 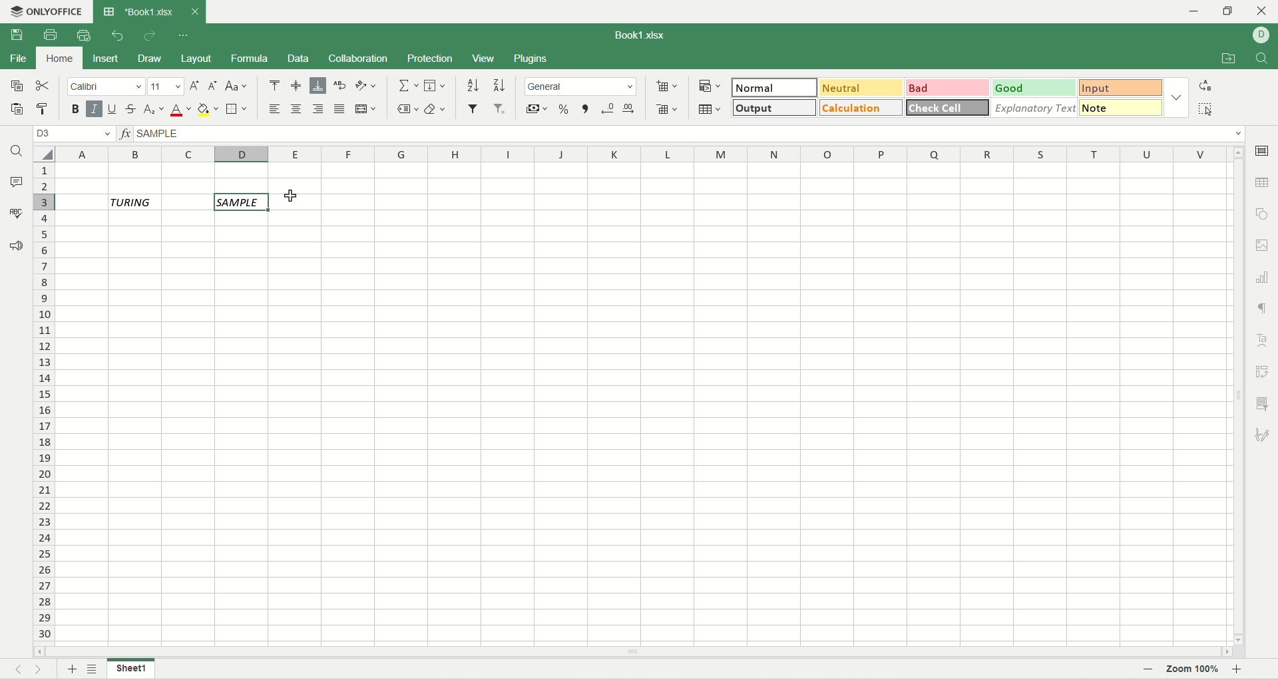 I want to click on select all, so click(x=1205, y=108).